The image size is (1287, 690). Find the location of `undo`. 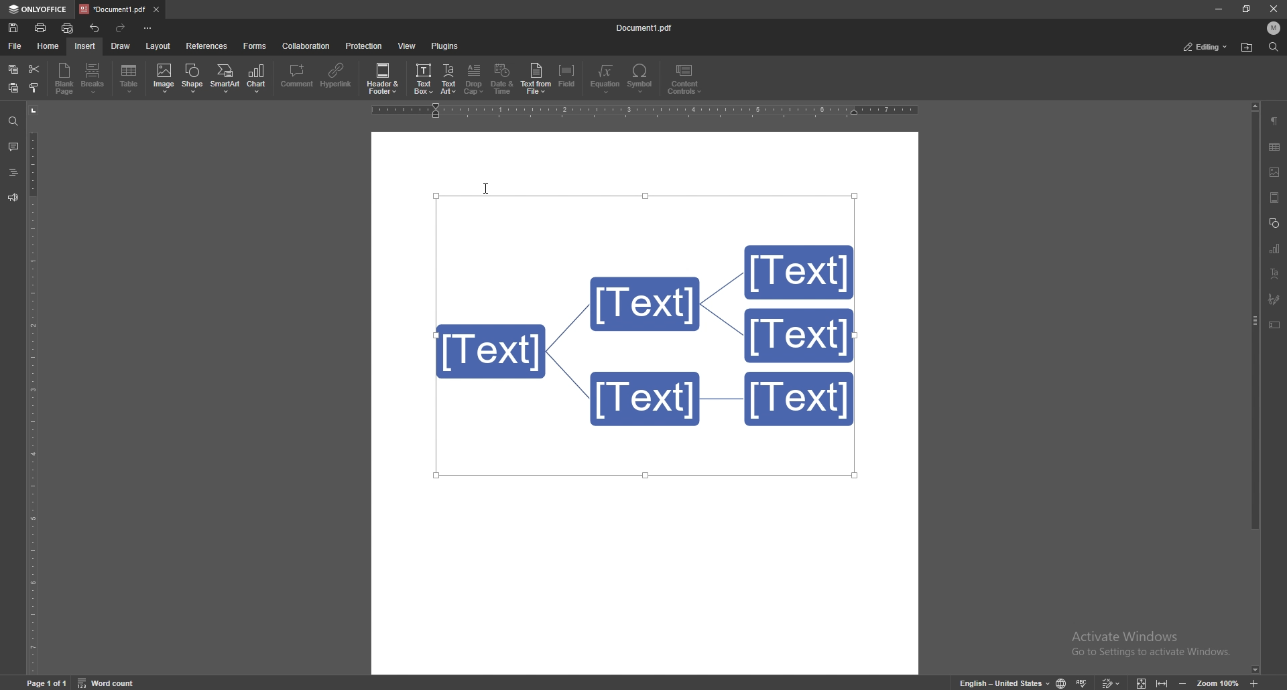

undo is located at coordinates (95, 28).